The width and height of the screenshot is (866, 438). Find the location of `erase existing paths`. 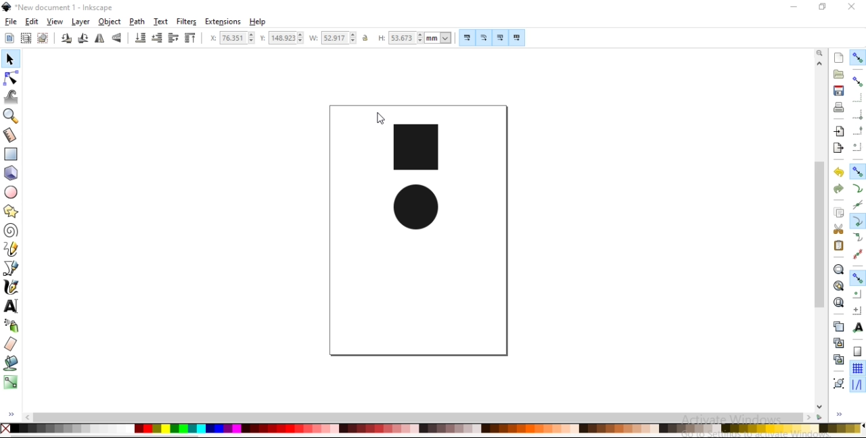

erase existing paths is located at coordinates (12, 345).